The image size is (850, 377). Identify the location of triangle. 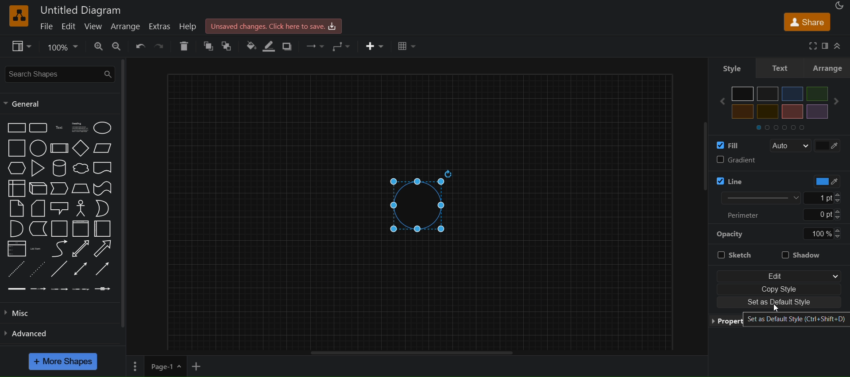
(39, 168).